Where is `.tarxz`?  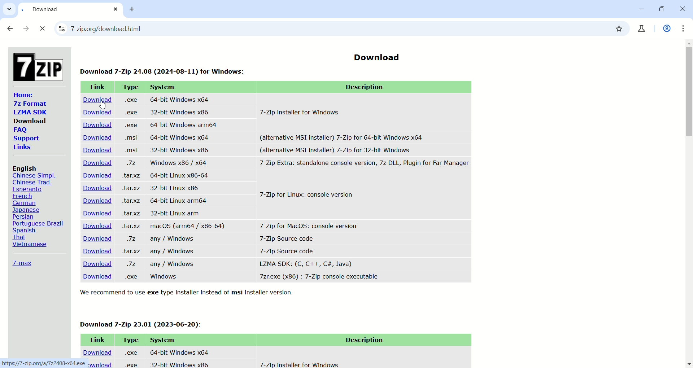 .tarxz is located at coordinates (132, 227).